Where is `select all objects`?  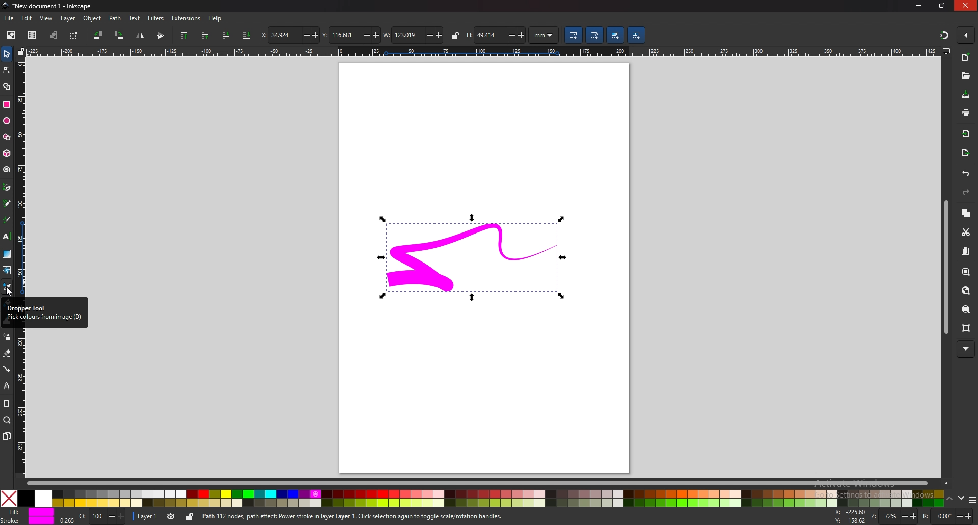 select all objects is located at coordinates (12, 35).